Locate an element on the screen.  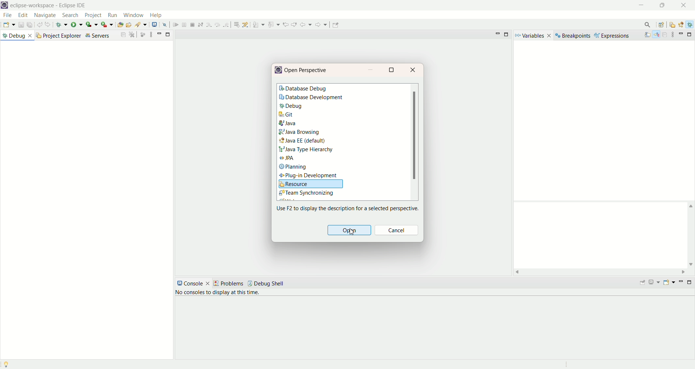
window is located at coordinates (134, 15).